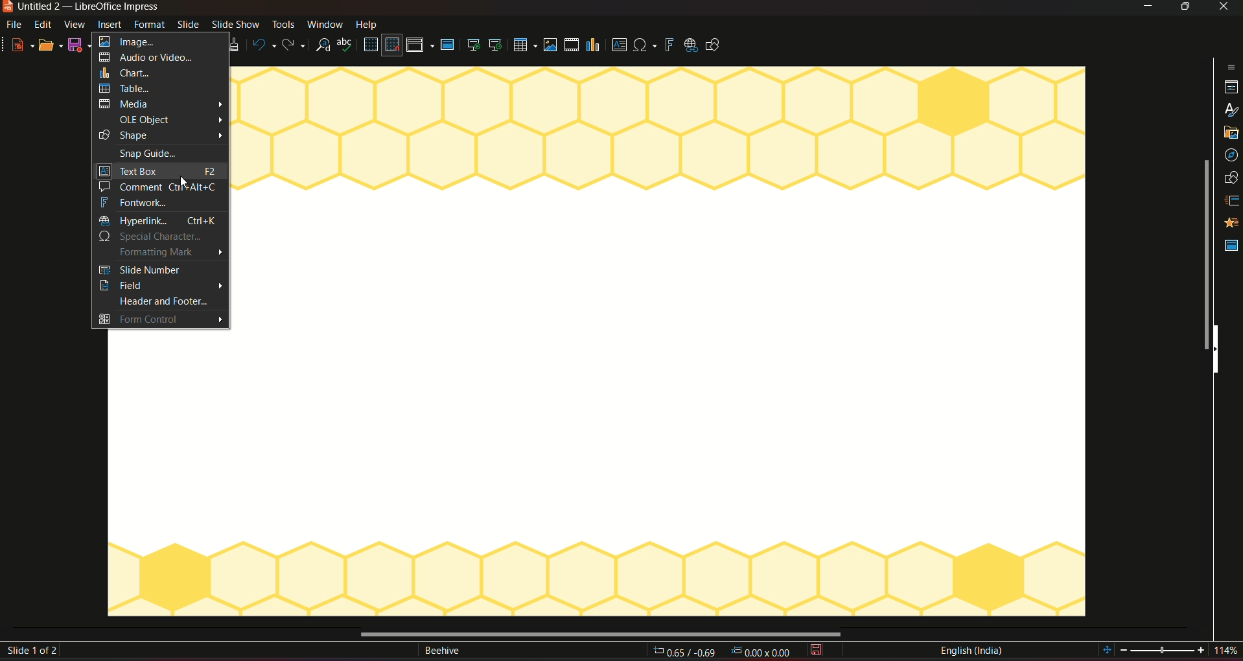  What do you see at coordinates (1164, 651) in the screenshot?
I see `edit zoom` at bounding box center [1164, 651].